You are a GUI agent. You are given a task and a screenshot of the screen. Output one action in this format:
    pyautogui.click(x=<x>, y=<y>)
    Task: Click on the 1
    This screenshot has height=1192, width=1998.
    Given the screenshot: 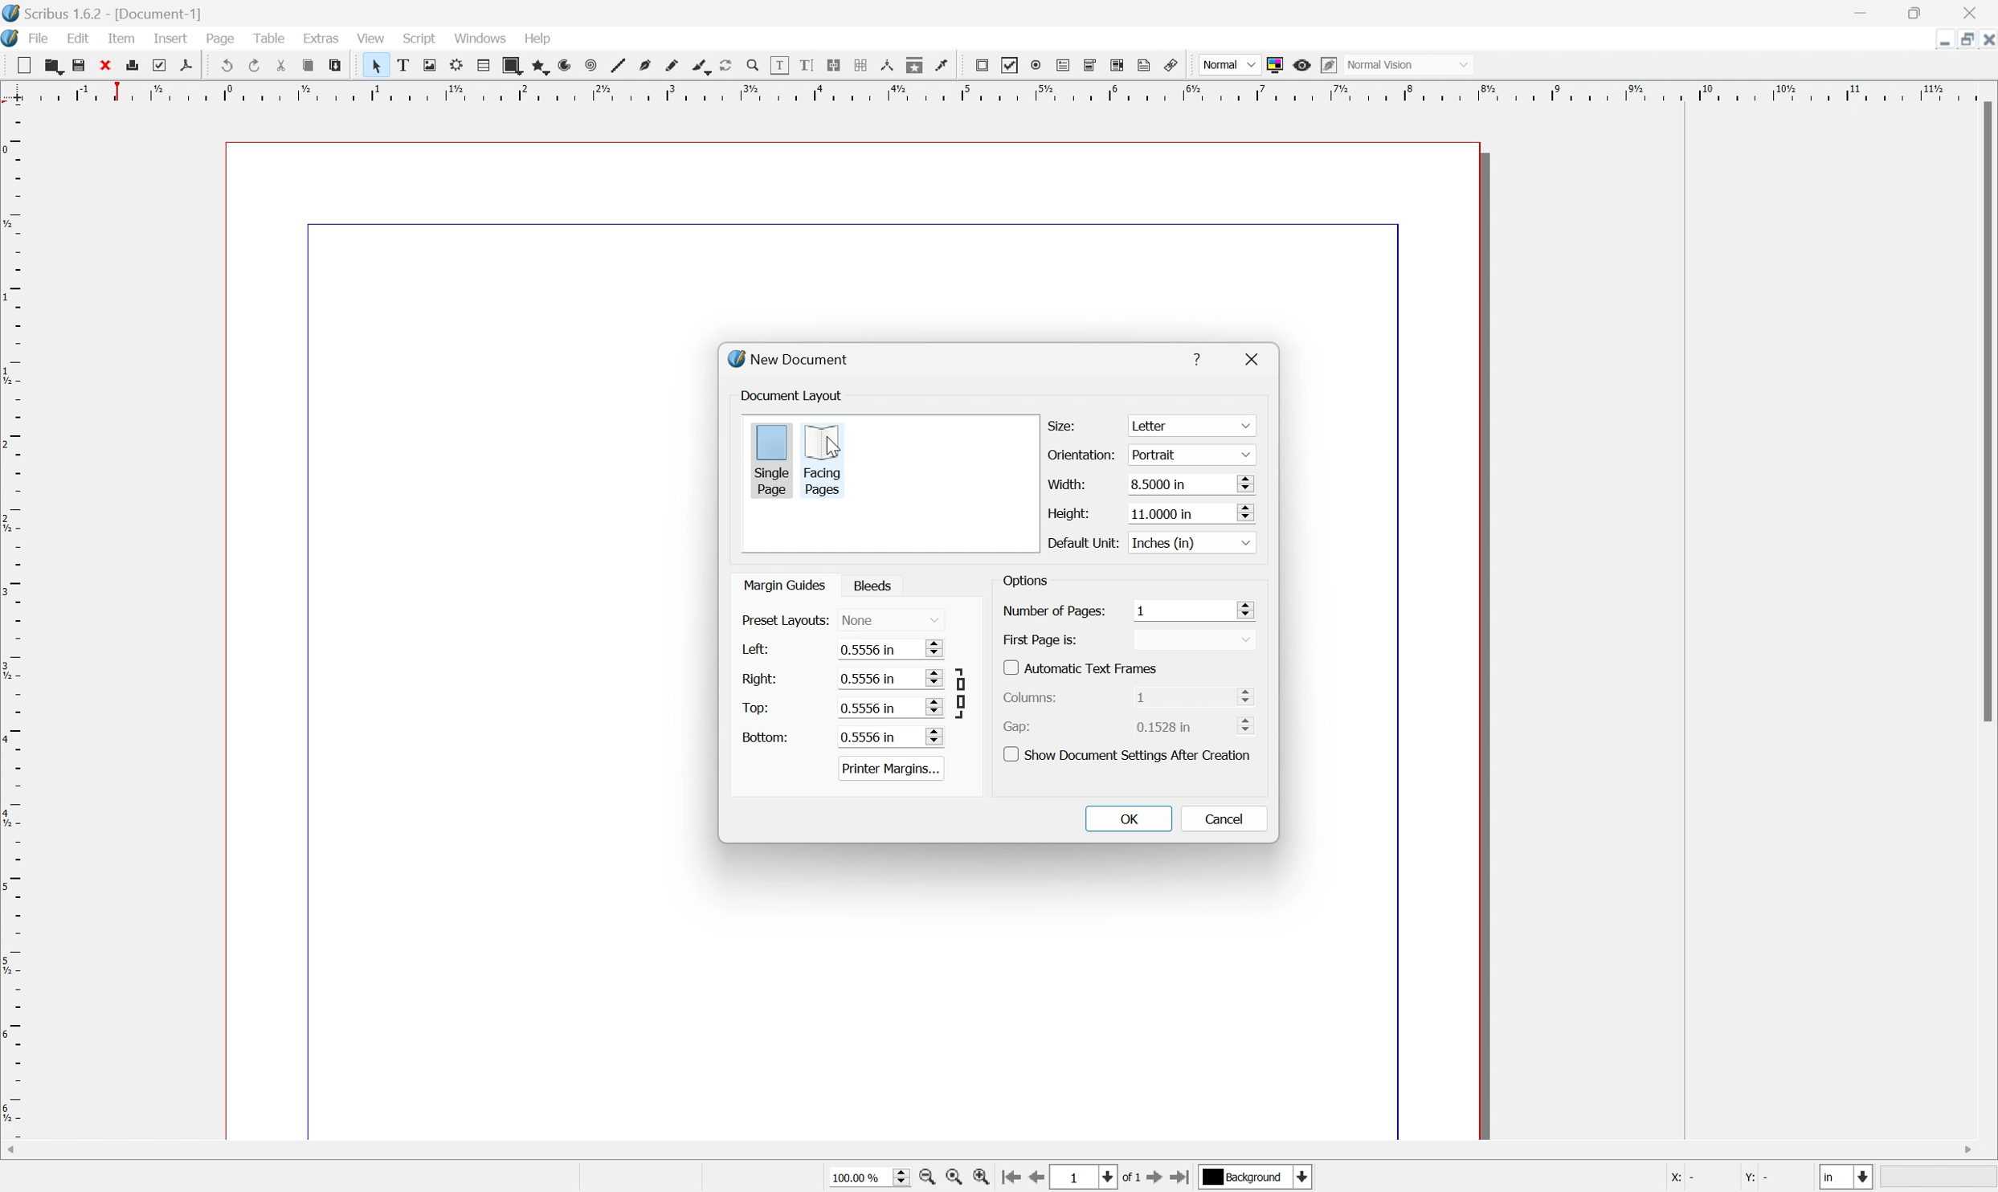 What is the action you would take?
    pyautogui.click(x=1191, y=609)
    